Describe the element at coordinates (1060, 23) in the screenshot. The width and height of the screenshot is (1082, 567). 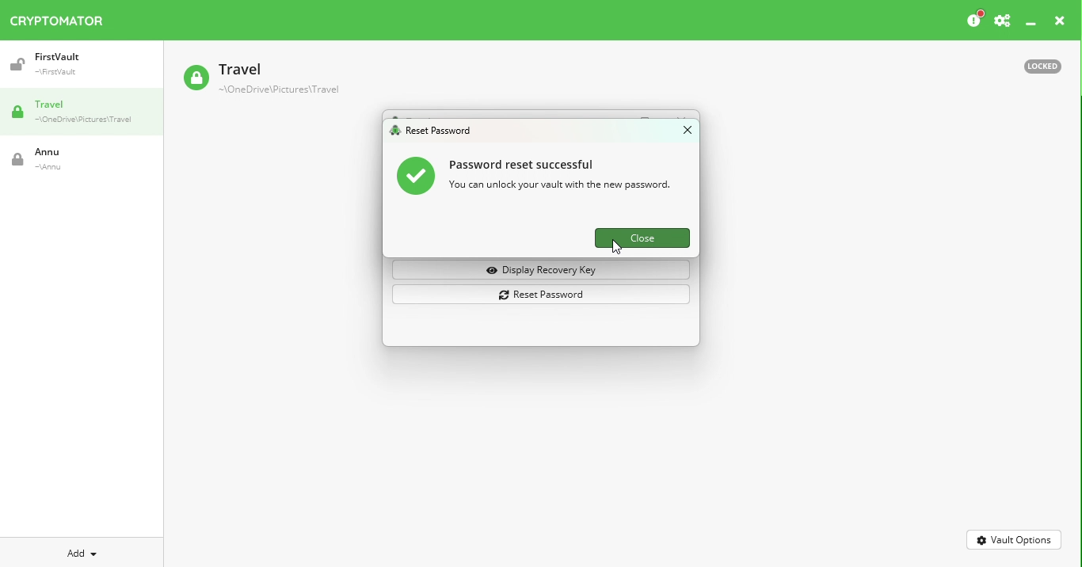
I see `Close` at that location.